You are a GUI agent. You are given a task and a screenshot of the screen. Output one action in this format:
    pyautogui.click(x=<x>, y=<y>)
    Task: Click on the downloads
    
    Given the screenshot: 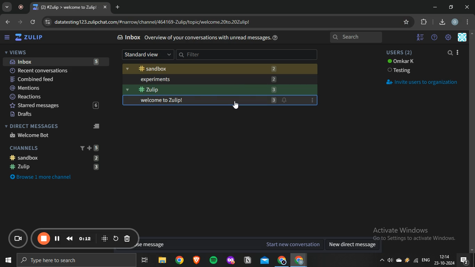 What is the action you would take?
    pyautogui.click(x=442, y=21)
    